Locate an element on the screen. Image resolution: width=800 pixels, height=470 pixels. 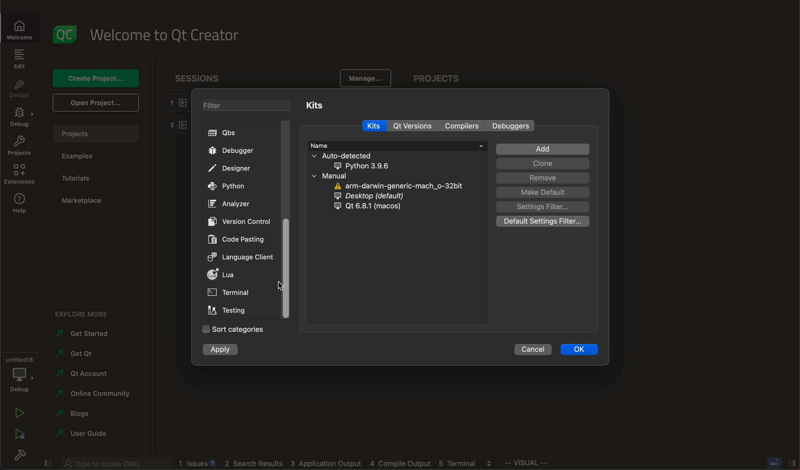
marketplace is located at coordinates (85, 202).